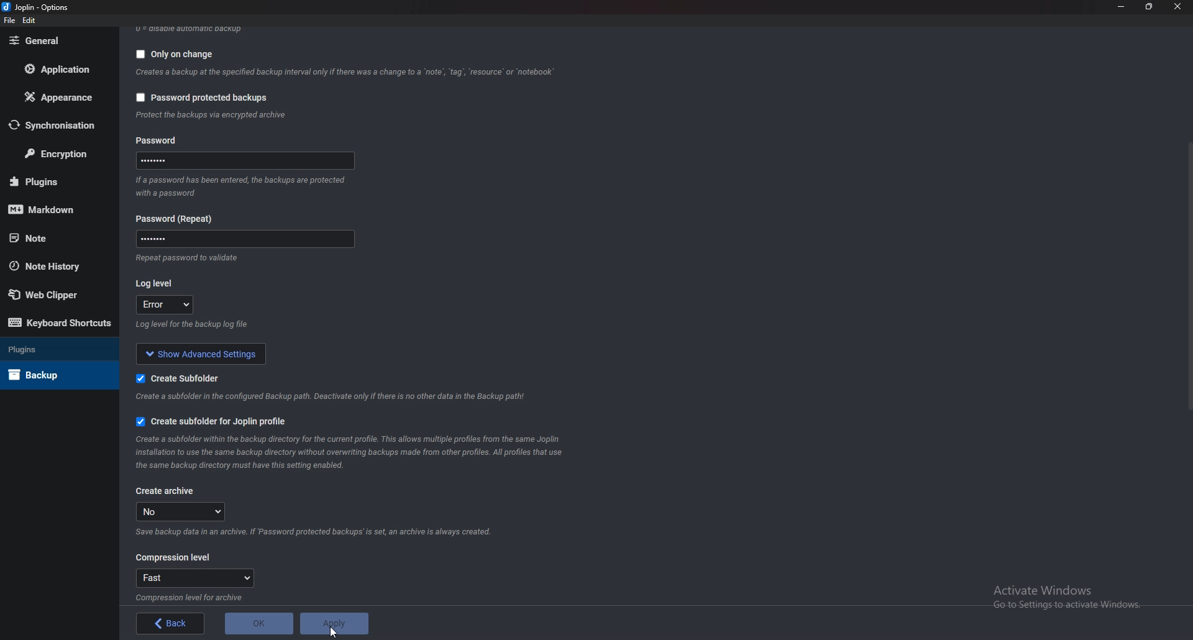  What do you see at coordinates (61, 153) in the screenshot?
I see `Encryption` at bounding box center [61, 153].